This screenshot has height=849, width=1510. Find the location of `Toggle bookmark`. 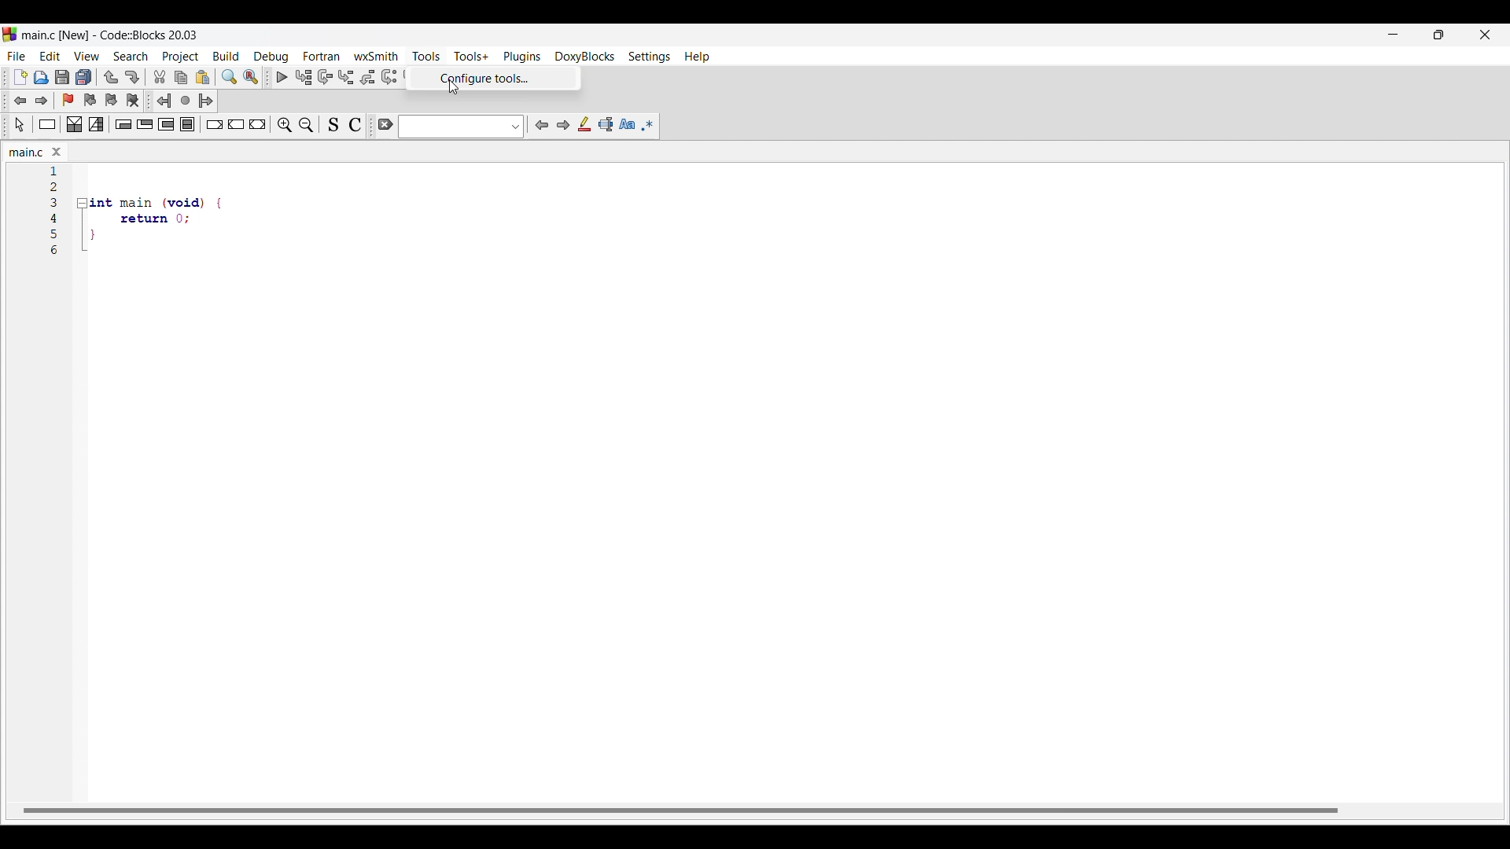

Toggle bookmark is located at coordinates (68, 101).